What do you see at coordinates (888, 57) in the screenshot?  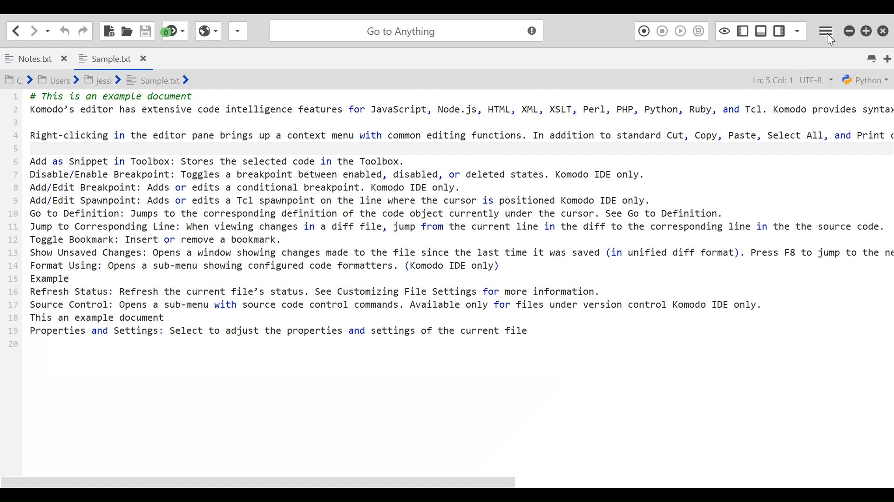 I see `Add new Tab` at bounding box center [888, 57].